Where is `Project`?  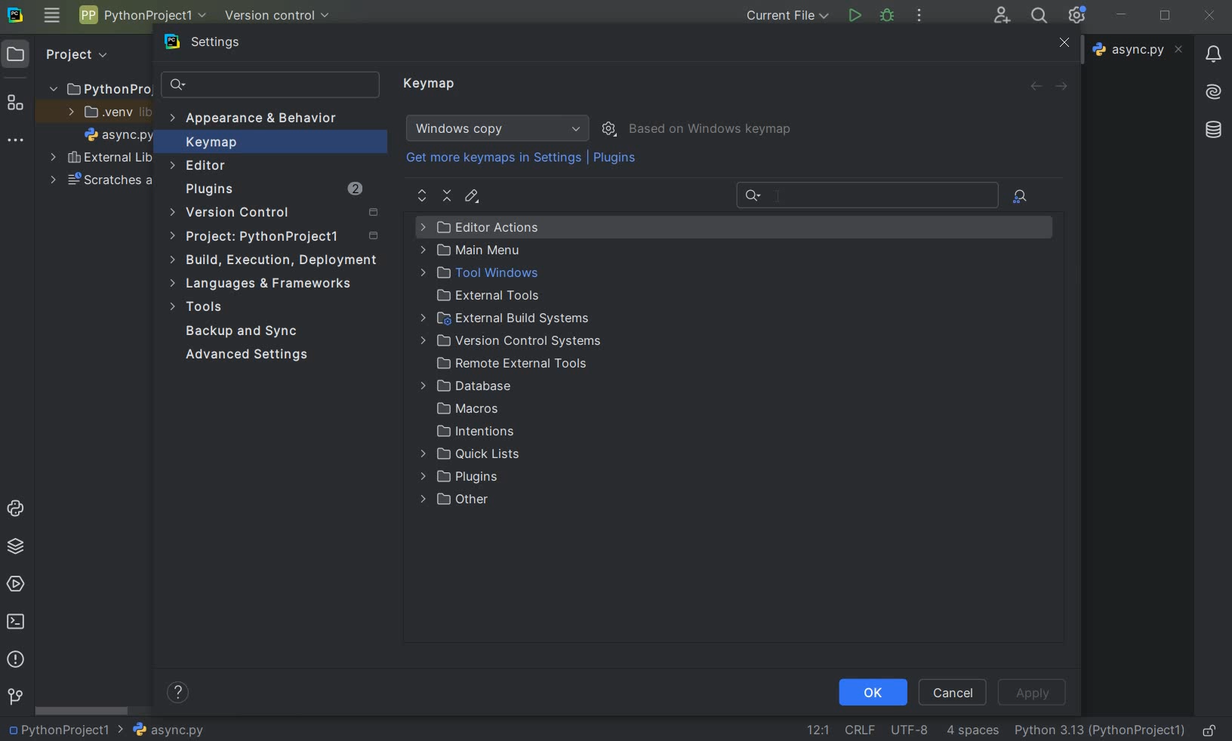 Project is located at coordinates (75, 53).